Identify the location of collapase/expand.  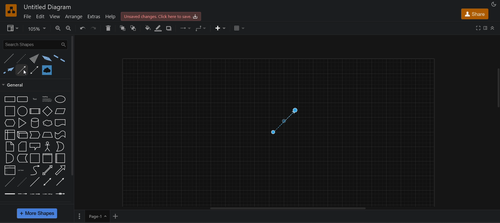
(493, 28).